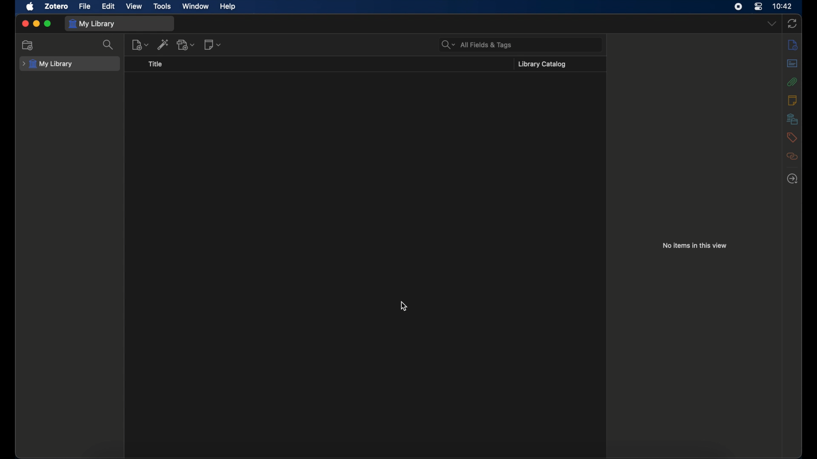 This screenshot has height=459, width=817. What do you see at coordinates (109, 45) in the screenshot?
I see `search` at bounding box center [109, 45].